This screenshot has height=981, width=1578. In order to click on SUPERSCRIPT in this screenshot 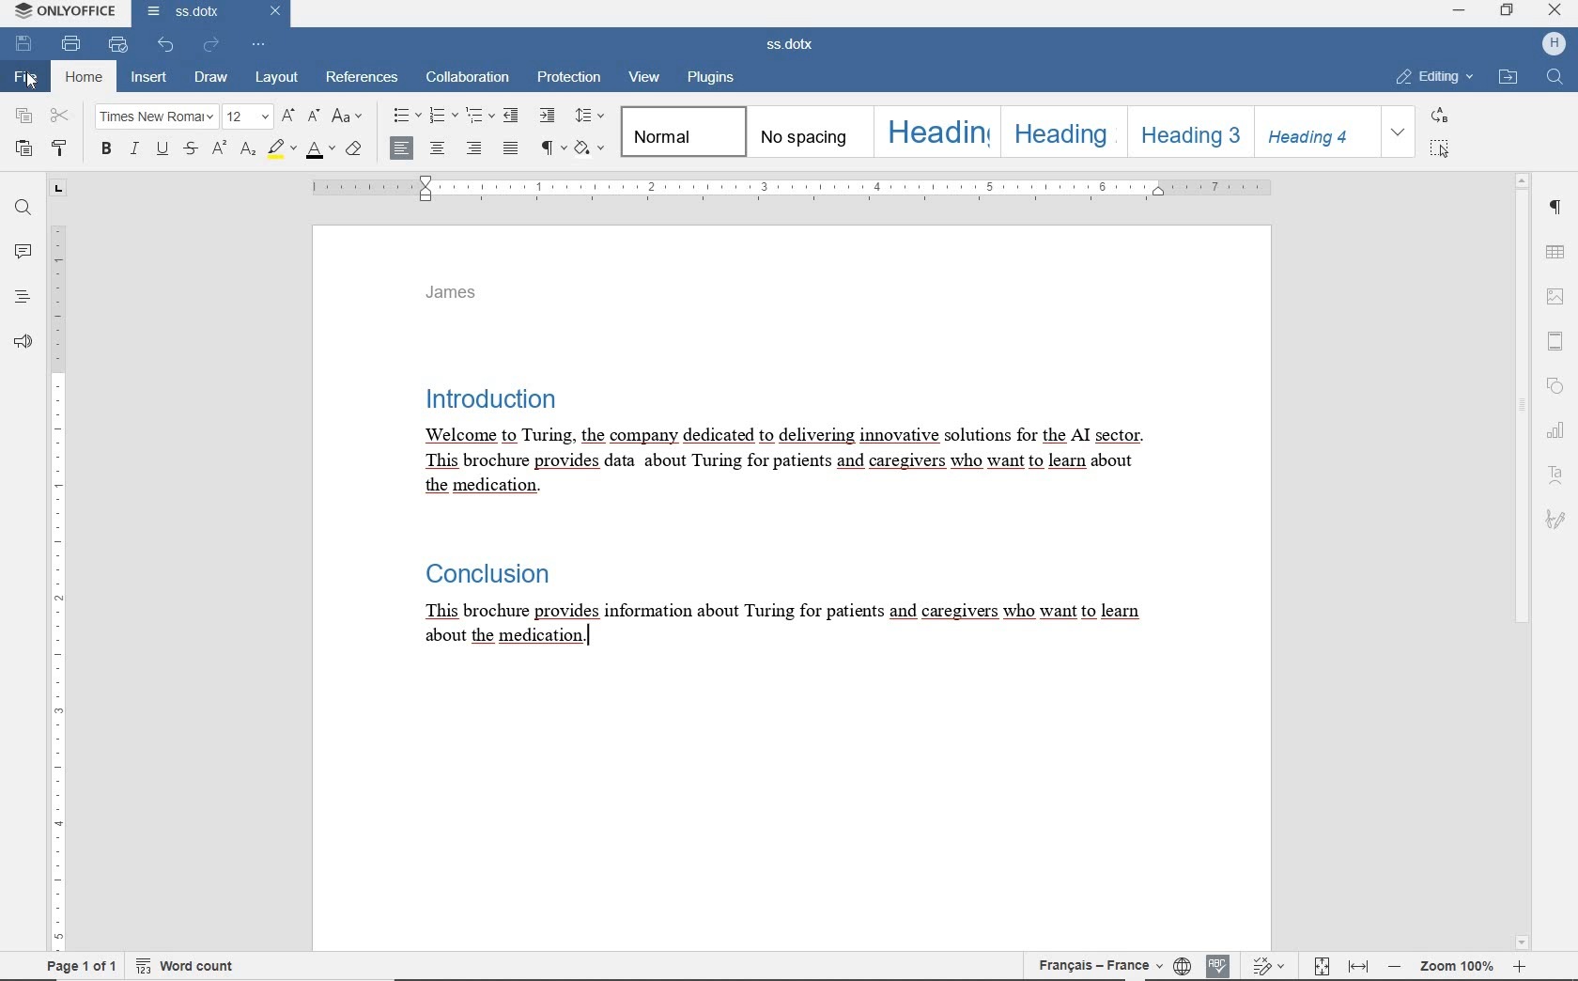, I will do `click(218, 150)`.